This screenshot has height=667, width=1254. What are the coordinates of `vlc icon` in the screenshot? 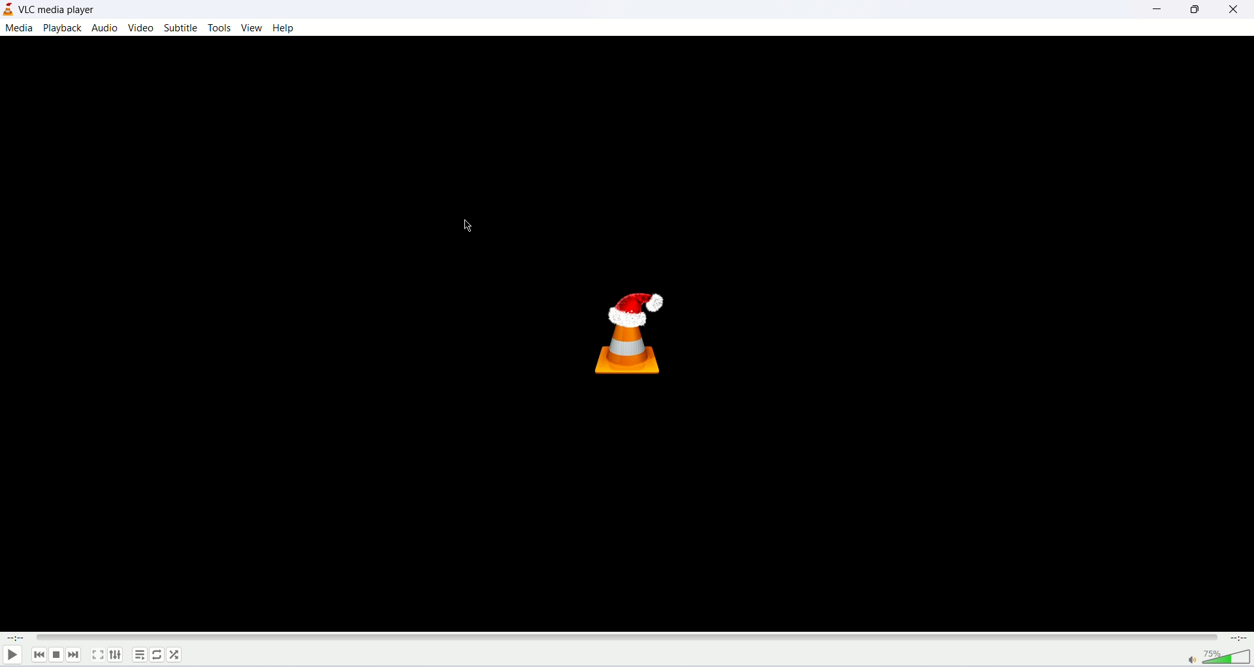 It's located at (628, 339).